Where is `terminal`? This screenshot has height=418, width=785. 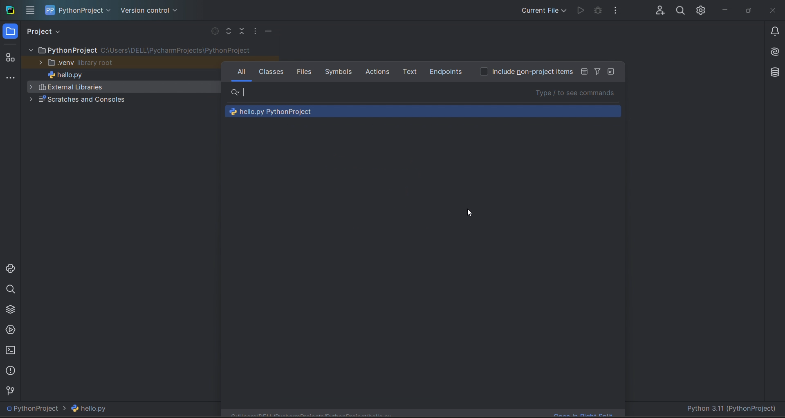 terminal is located at coordinates (11, 351).